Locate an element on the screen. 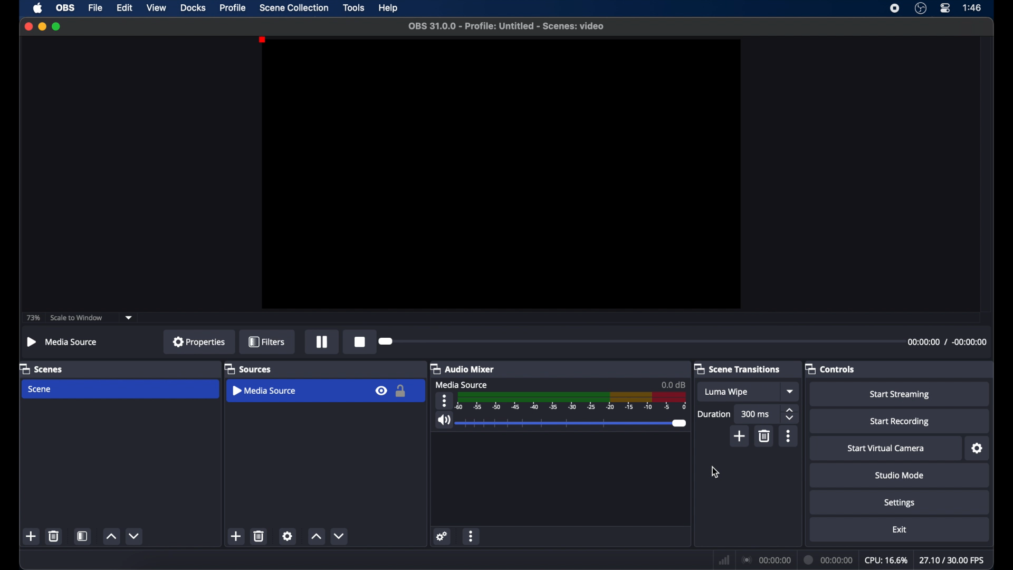  start virtual camera is located at coordinates (888, 449).